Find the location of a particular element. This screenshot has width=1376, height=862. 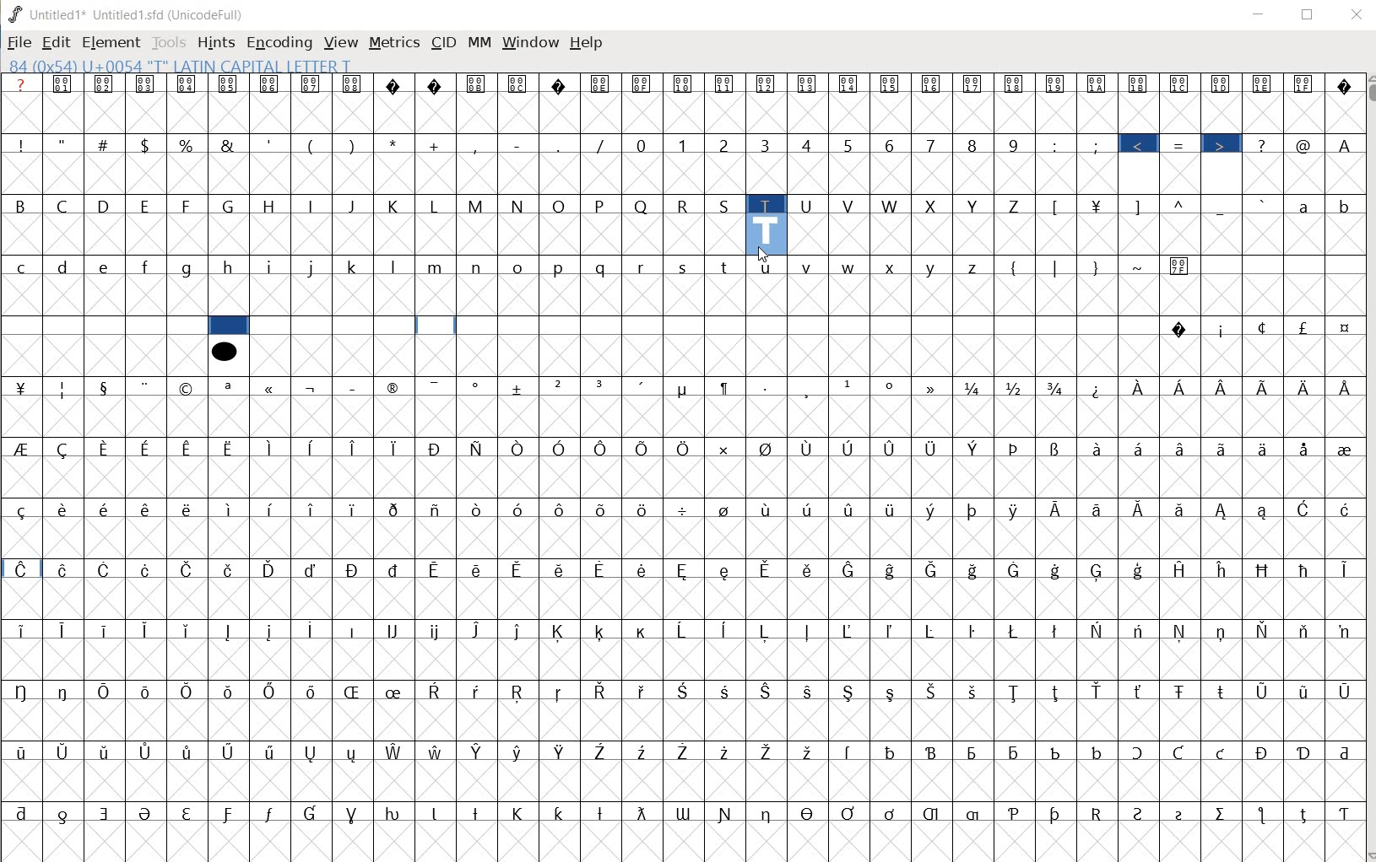

D is located at coordinates (107, 207).